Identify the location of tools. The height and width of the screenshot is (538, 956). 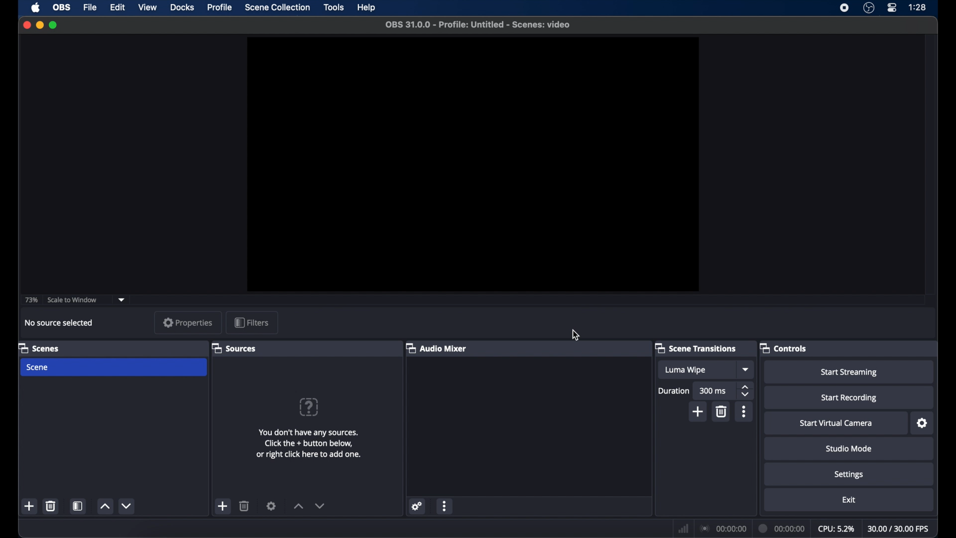
(334, 6).